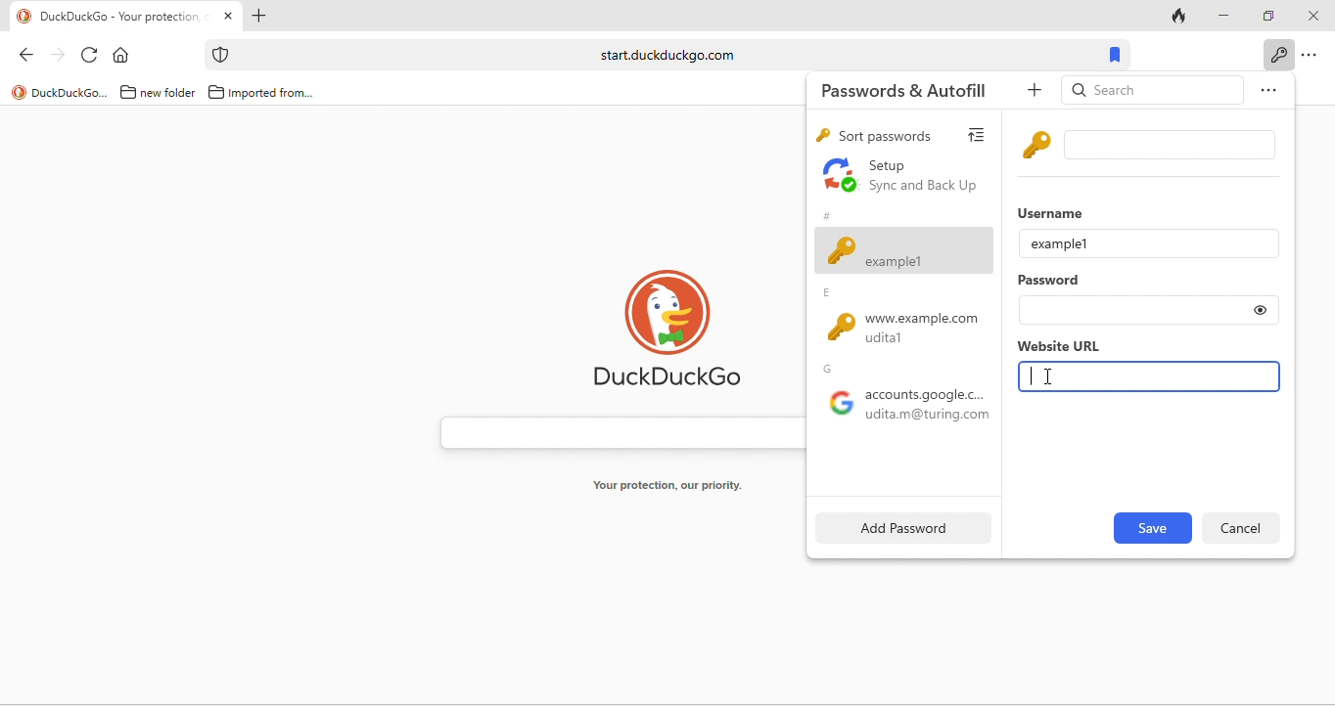  Describe the element at coordinates (1058, 346) in the screenshot. I see `website url` at that location.